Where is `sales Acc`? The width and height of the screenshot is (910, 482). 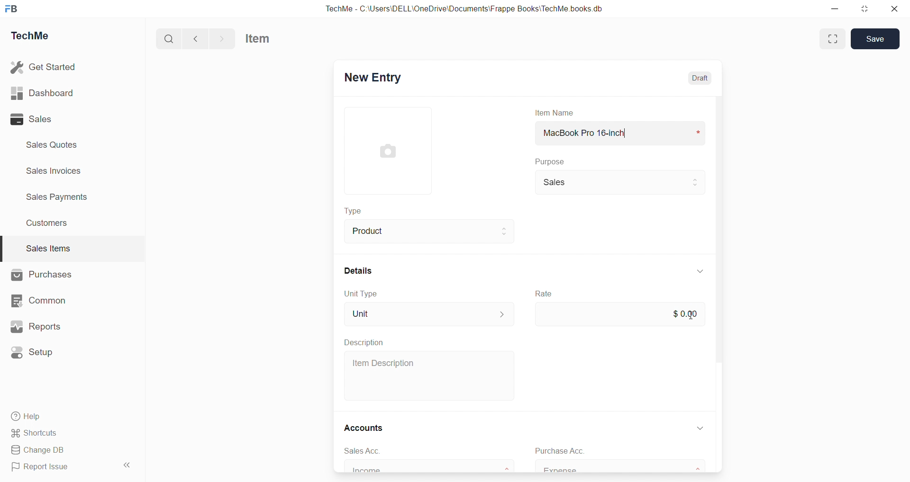
sales Acc is located at coordinates (361, 451).